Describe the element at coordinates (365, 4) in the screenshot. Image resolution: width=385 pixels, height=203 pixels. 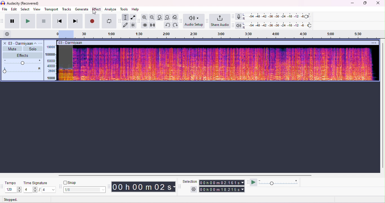
I see `maximize` at that location.